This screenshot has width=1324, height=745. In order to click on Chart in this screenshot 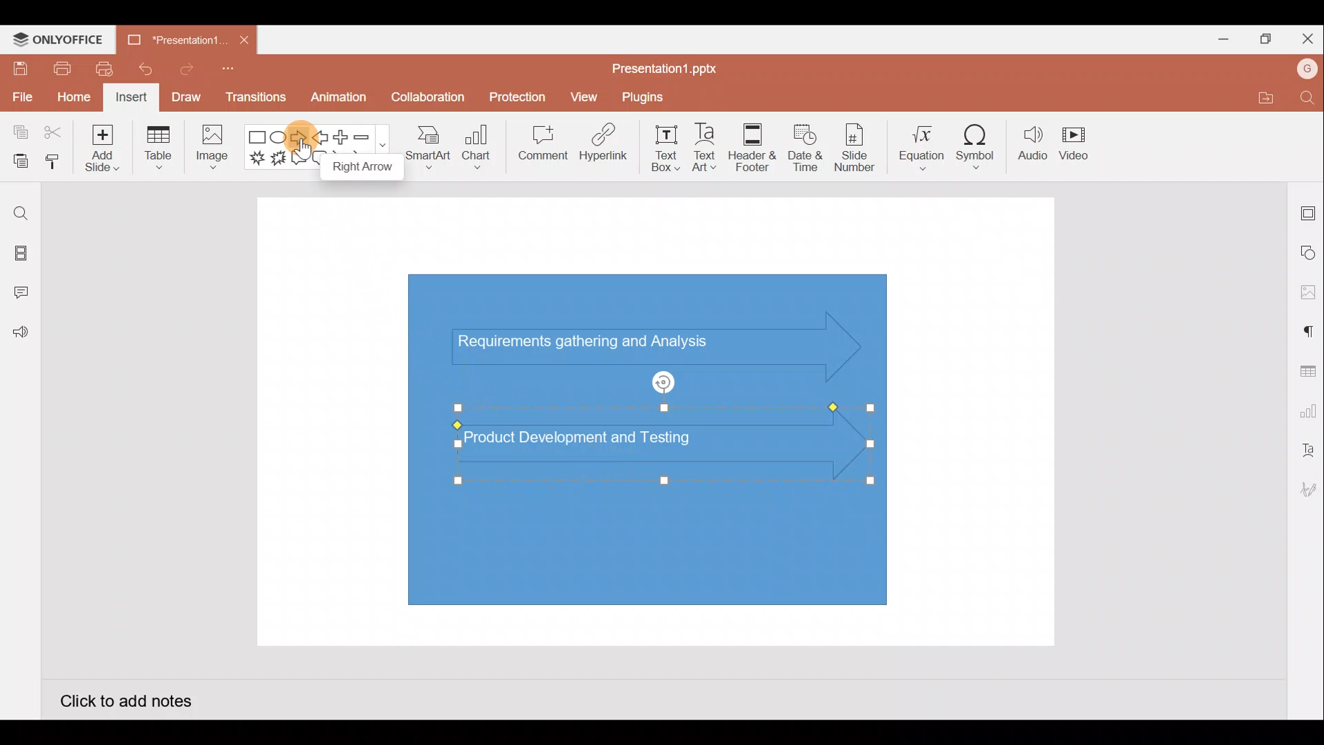, I will do `click(477, 146)`.